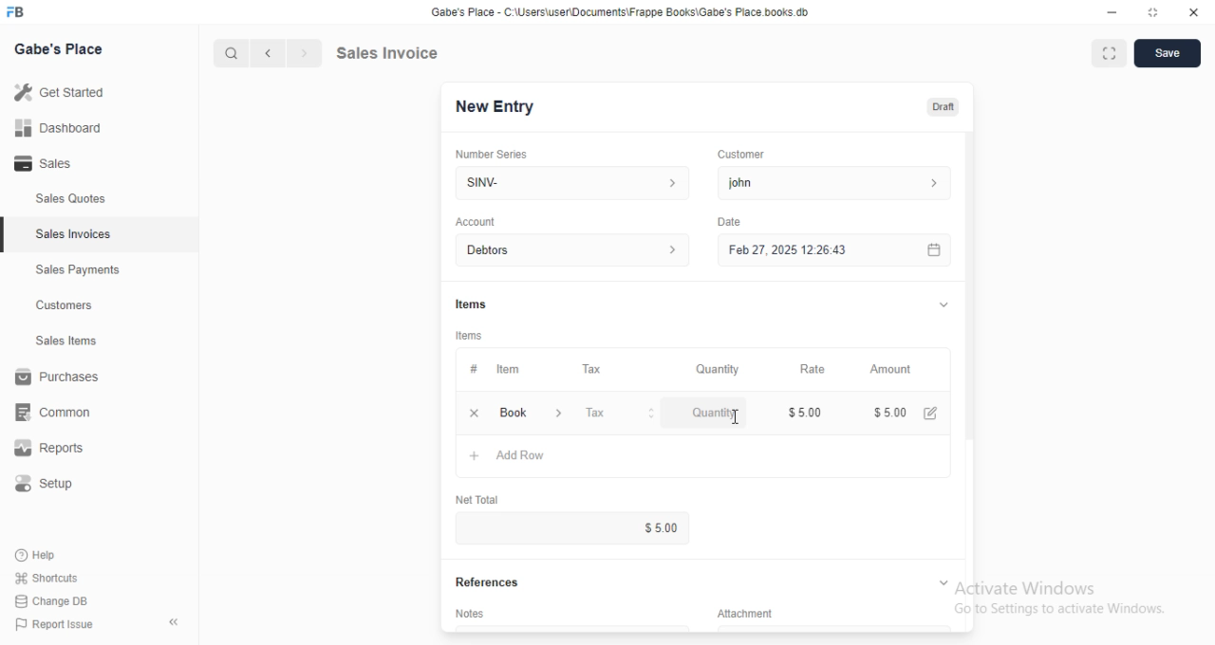  What do you see at coordinates (46, 162) in the screenshot?
I see `Sales` at bounding box center [46, 162].